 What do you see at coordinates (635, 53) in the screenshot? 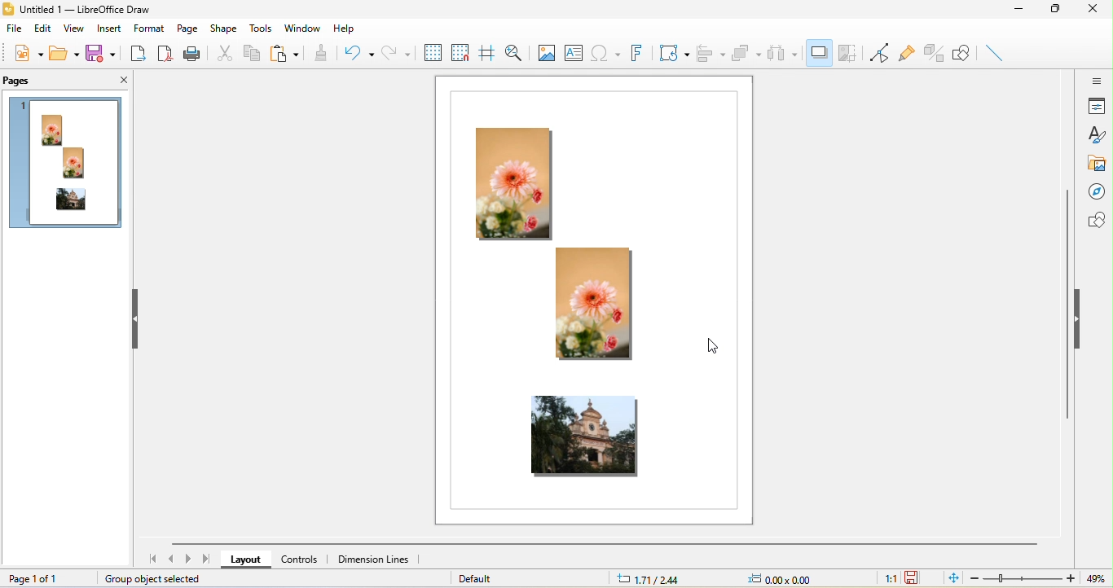
I see `font work text` at bounding box center [635, 53].